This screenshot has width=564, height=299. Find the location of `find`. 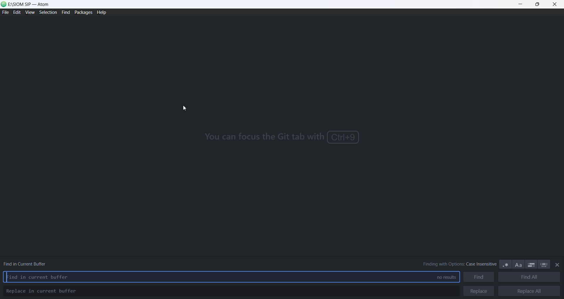

find is located at coordinates (65, 13).